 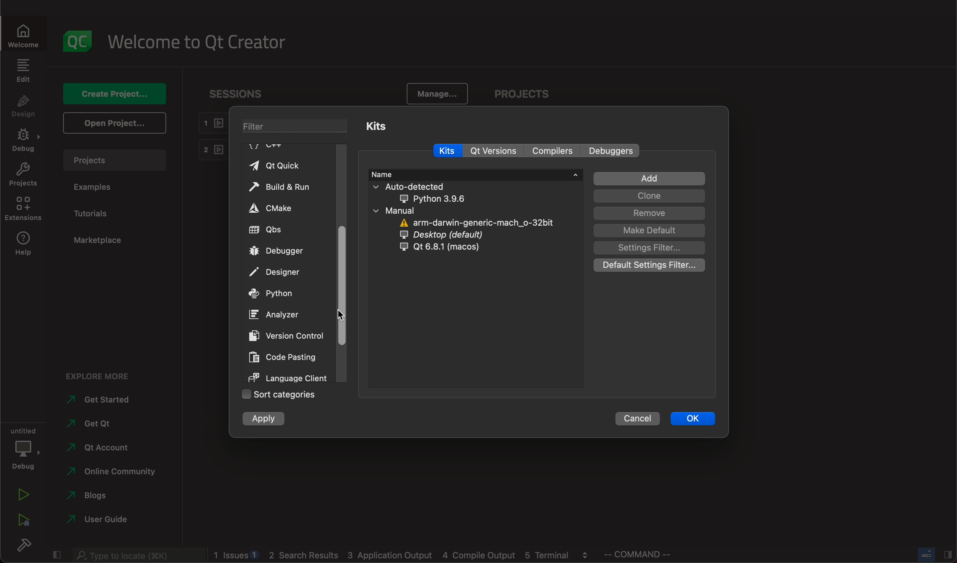 What do you see at coordinates (649, 196) in the screenshot?
I see `clone` at bounding box center [649, 196].